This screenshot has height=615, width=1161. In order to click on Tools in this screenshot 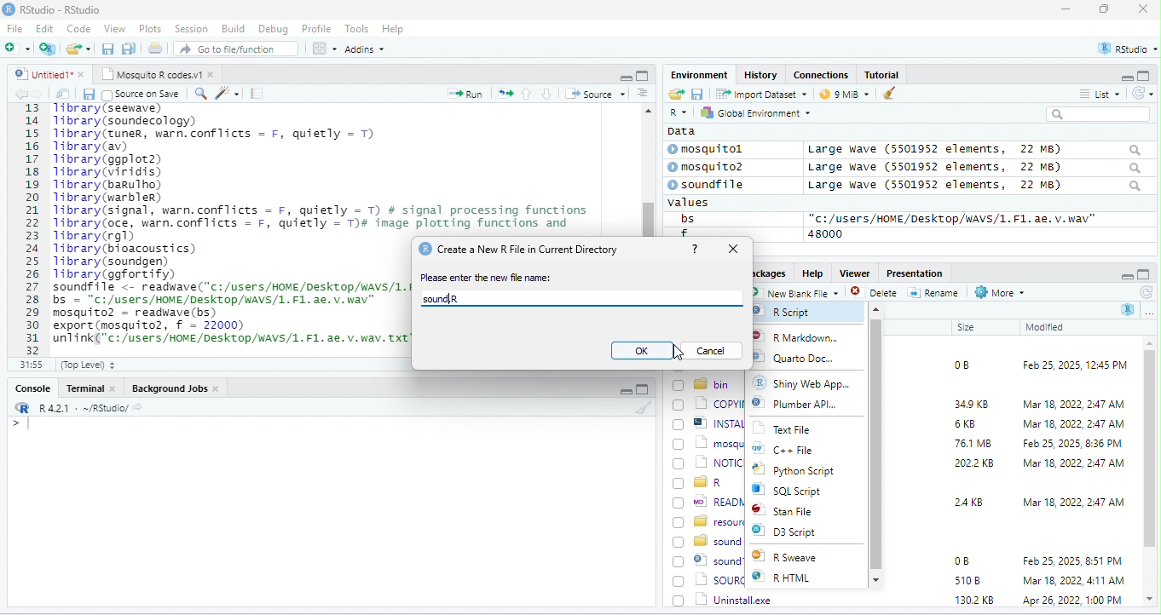, I will do `click(357, 28)`.